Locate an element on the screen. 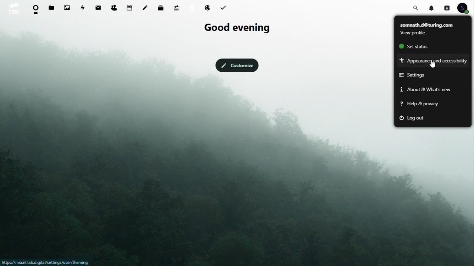 The width and height of the screenshot is (474, 266). Photos is located at coordinates (67, 7).